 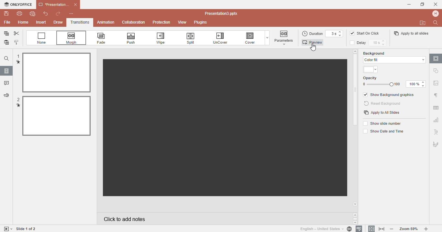 I want to click on Animation, so click(x=105, y=22).